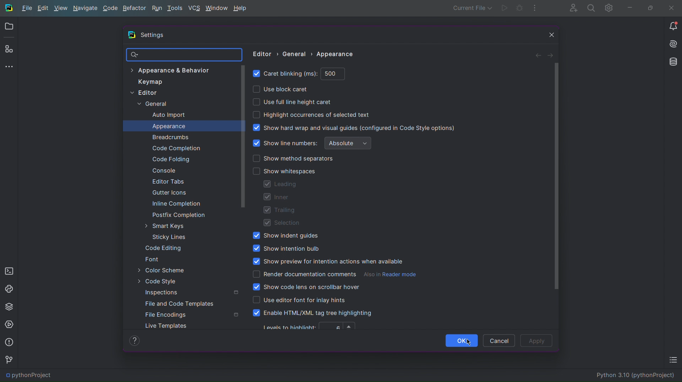 This screenshot has width=682, height=382. I want to click on Back, so click(536, 55).